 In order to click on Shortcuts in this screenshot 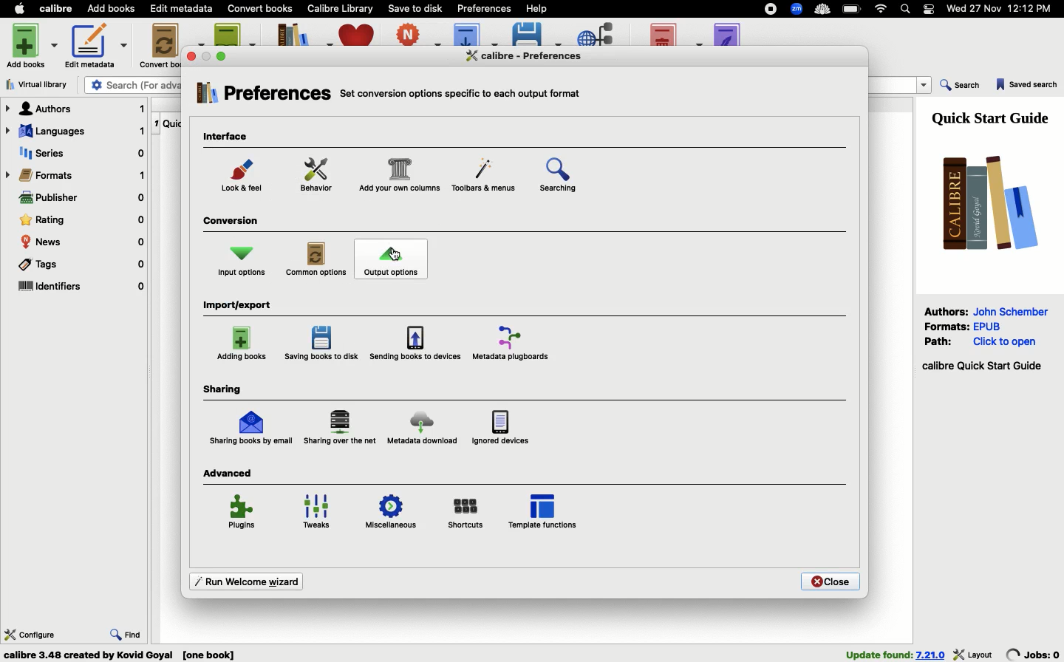, I will do `click(466, 512)`.